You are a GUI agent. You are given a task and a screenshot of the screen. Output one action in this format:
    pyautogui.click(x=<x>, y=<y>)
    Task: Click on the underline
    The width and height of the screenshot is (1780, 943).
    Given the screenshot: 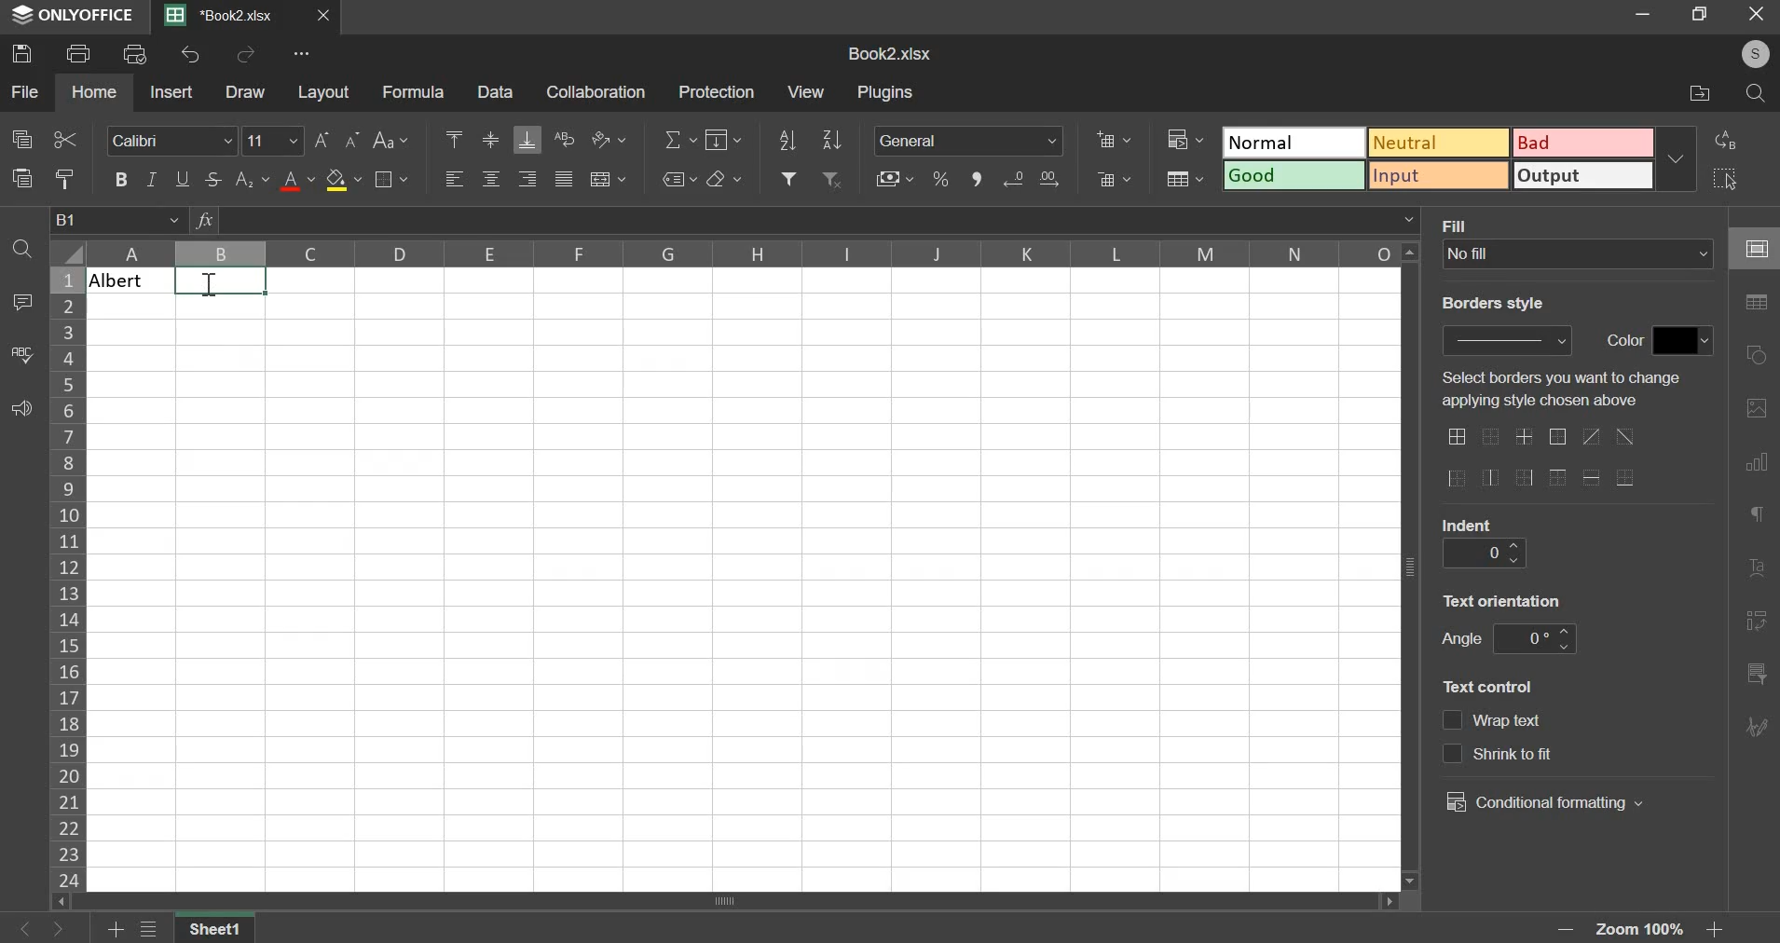 What is the action you would take?
    pyautogui.click(x=183, y=176)
    